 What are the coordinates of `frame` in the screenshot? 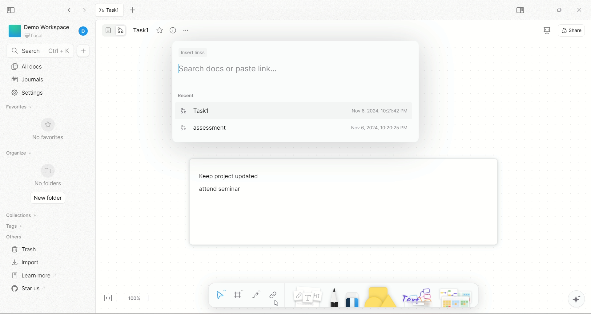 It's located at (239, 295).